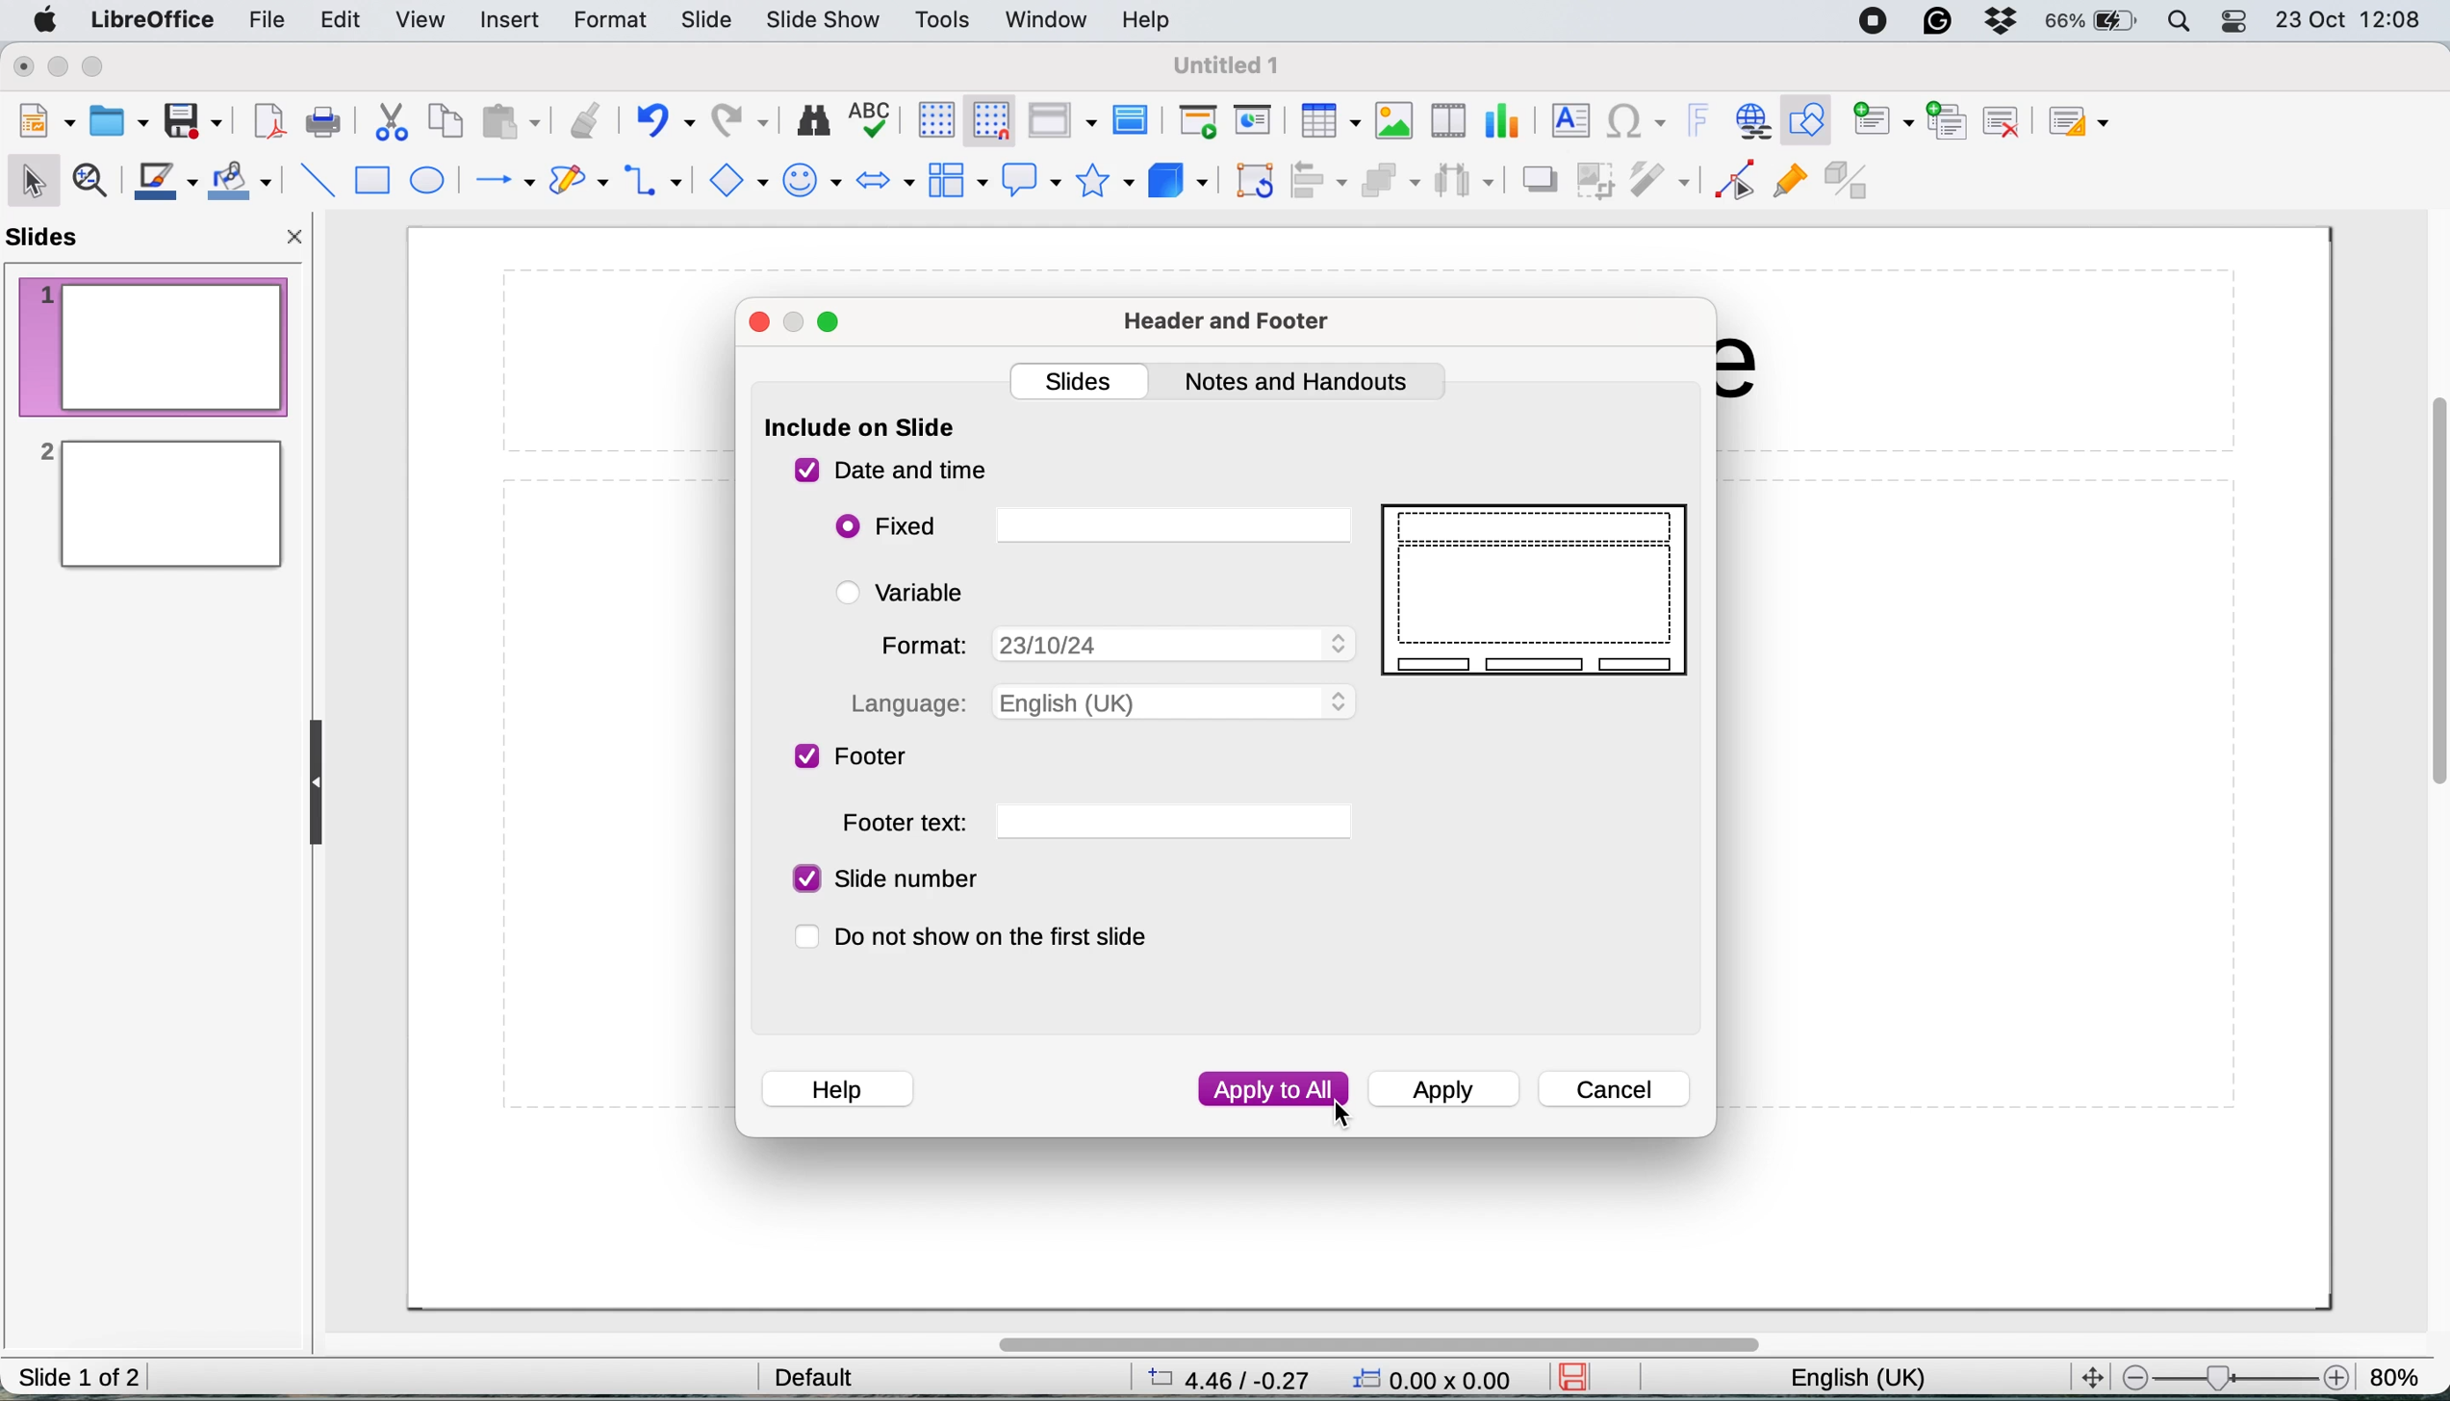  Describe the element at coordinates (1735, 185) in the screenshot. I see `toggle point edit mode` at that location.